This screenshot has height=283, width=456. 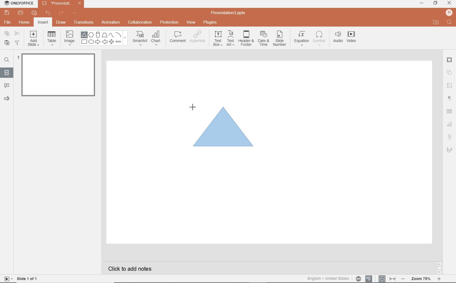 I want to click on mouse pointer, so click(x=192, y=106).